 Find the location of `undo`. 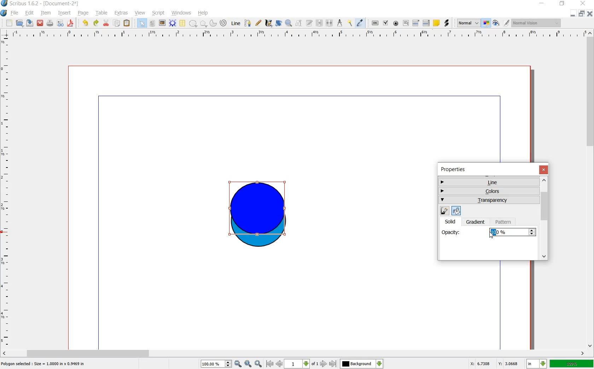

undo is located at coordinates (86, 23).